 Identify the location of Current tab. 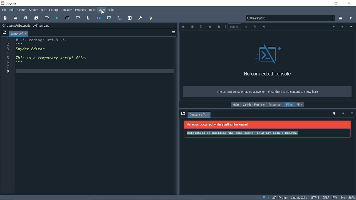
(16, 33).